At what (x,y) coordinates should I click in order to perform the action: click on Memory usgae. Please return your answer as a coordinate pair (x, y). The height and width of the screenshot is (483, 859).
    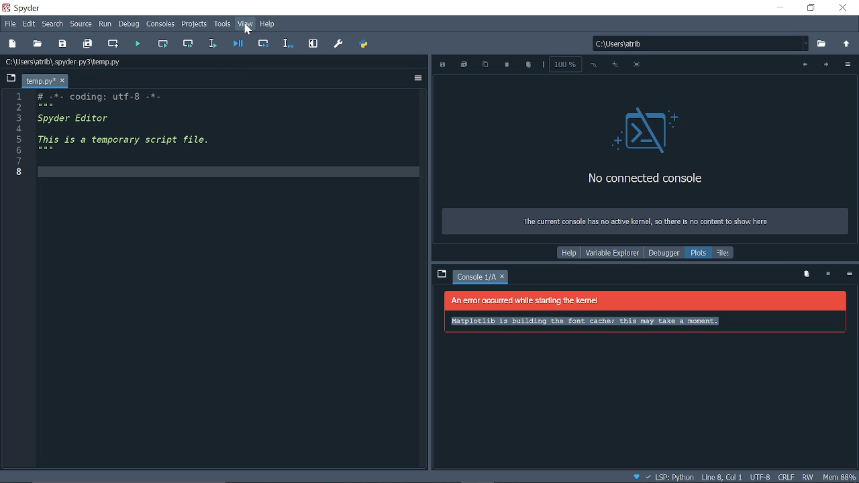
    Looking at the image, I should click on (840, 476).